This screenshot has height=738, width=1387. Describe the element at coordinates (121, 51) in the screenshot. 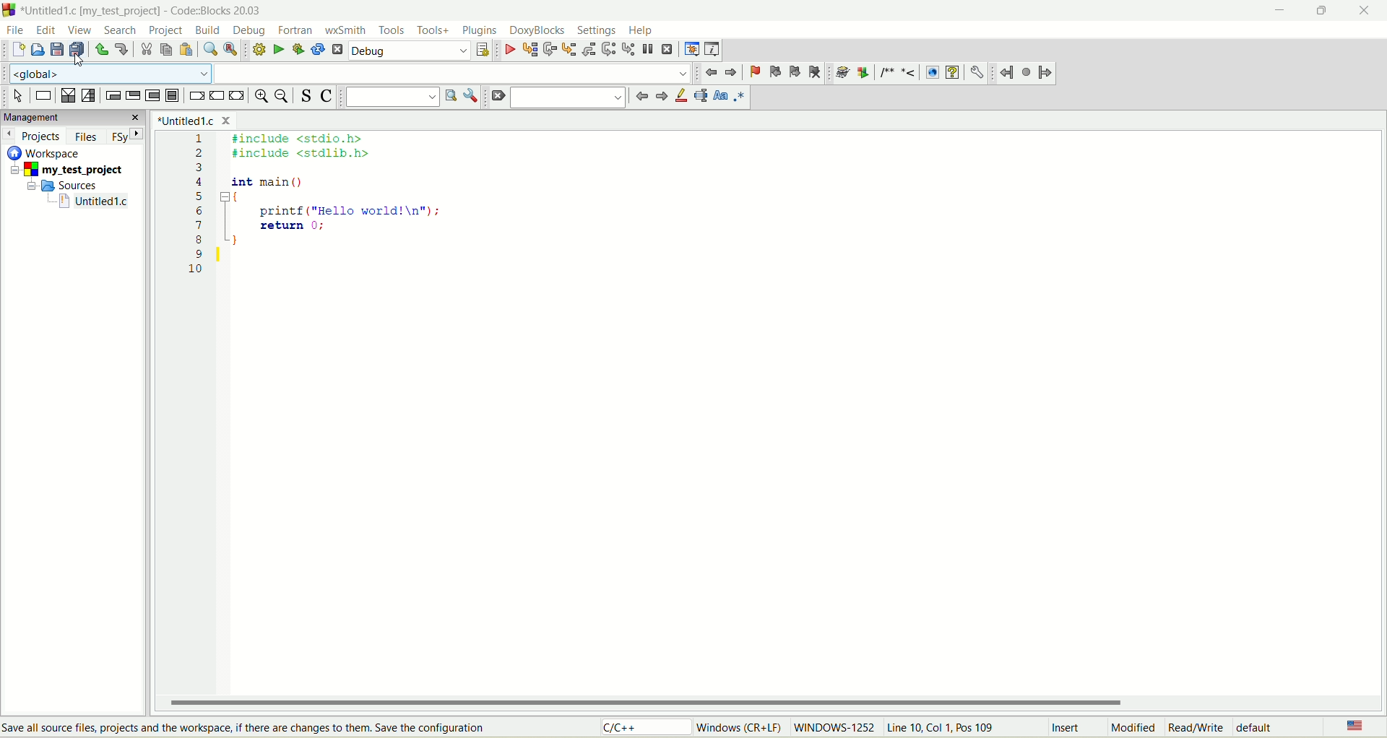

I see `redo` at that location.